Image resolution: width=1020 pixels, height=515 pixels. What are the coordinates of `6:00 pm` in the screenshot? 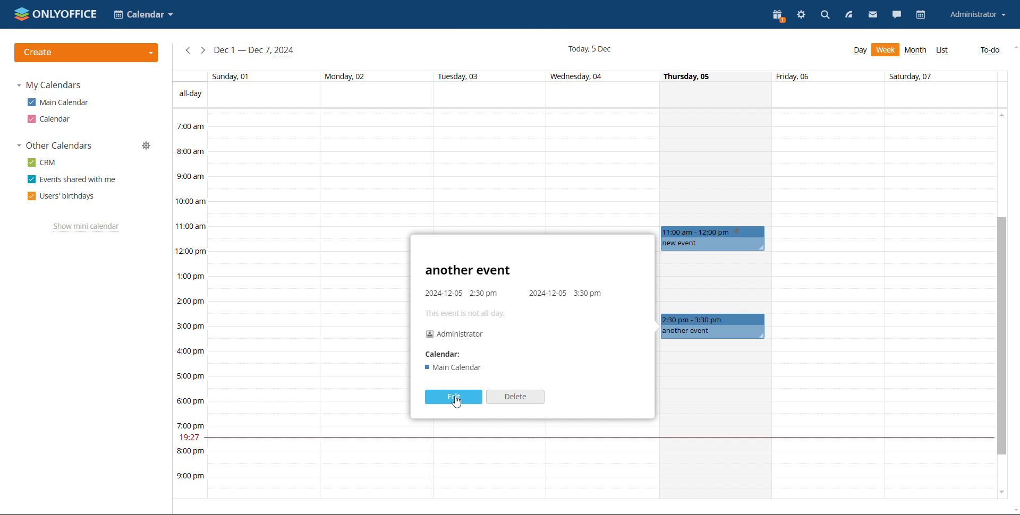 It's located at (190, 401).